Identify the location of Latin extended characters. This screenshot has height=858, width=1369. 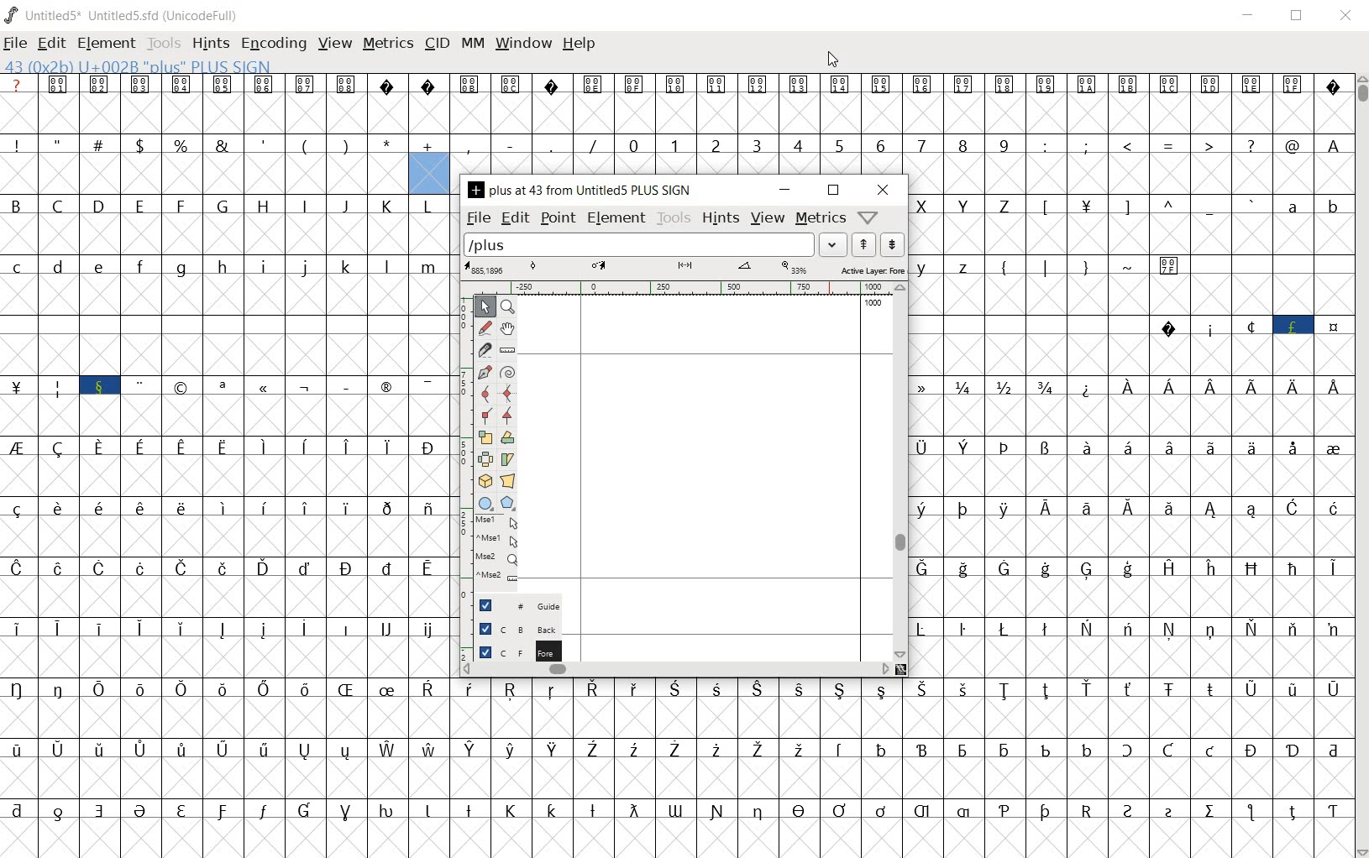
(1230, 407).